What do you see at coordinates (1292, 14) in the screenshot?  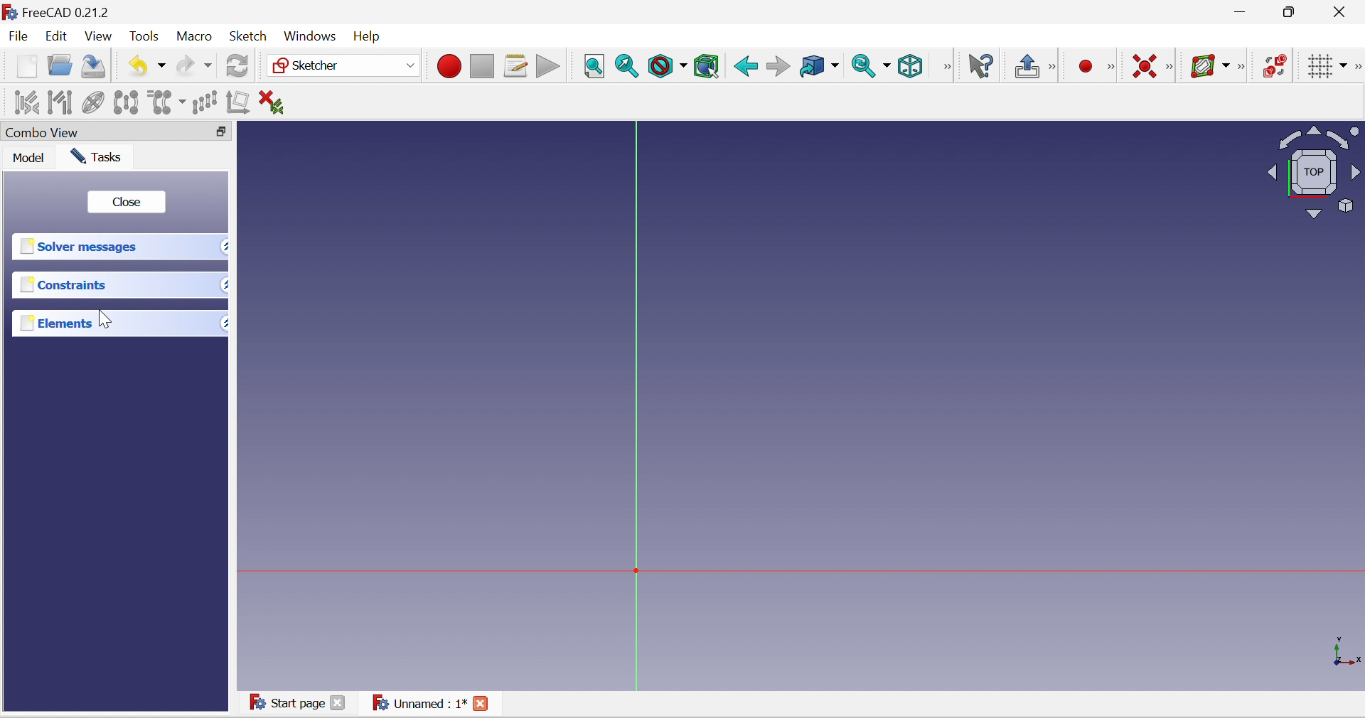 I see `Restore down` at bounding box center [1292, 14].